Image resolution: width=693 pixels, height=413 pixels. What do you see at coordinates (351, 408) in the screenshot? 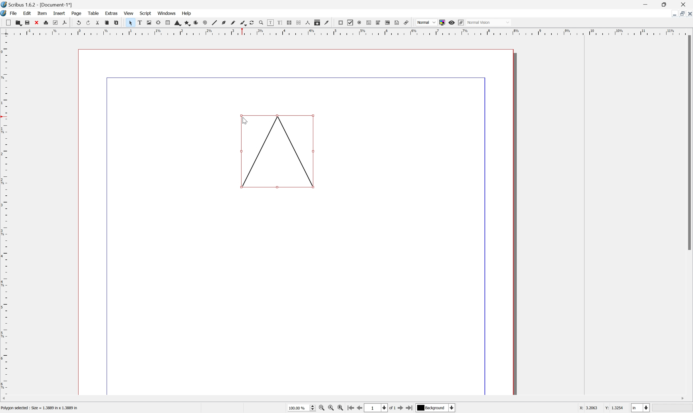
I see `Go to first page` at bounding box center [351, 408].